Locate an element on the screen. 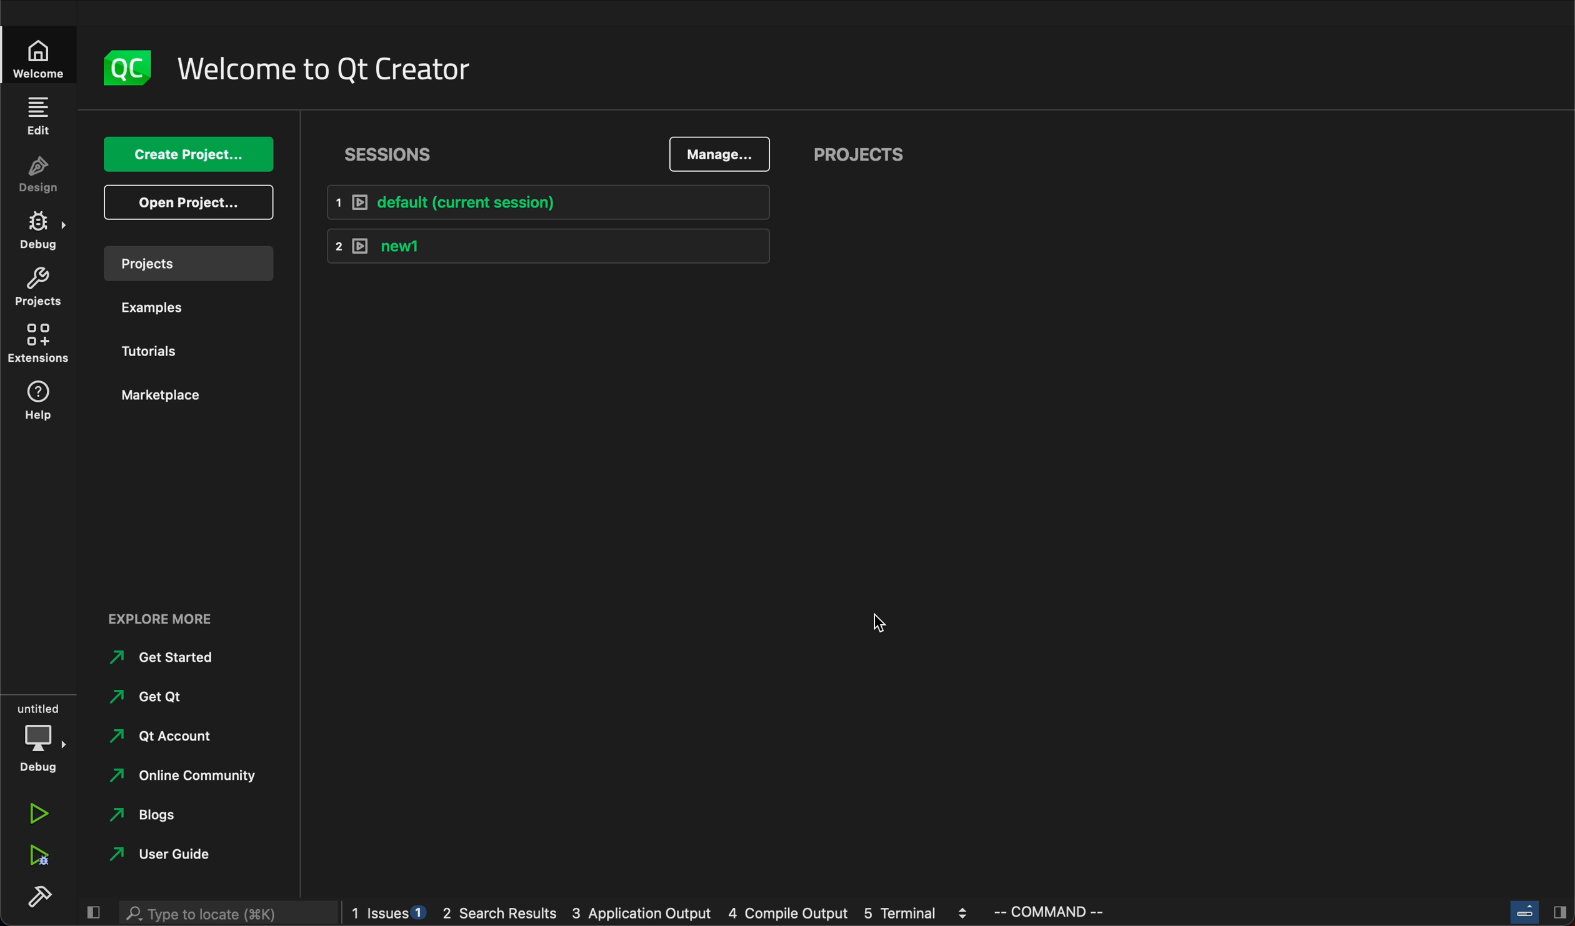 This screenshot has height=926, width=1575. close slide bar is located at coordinates (1535, 911).